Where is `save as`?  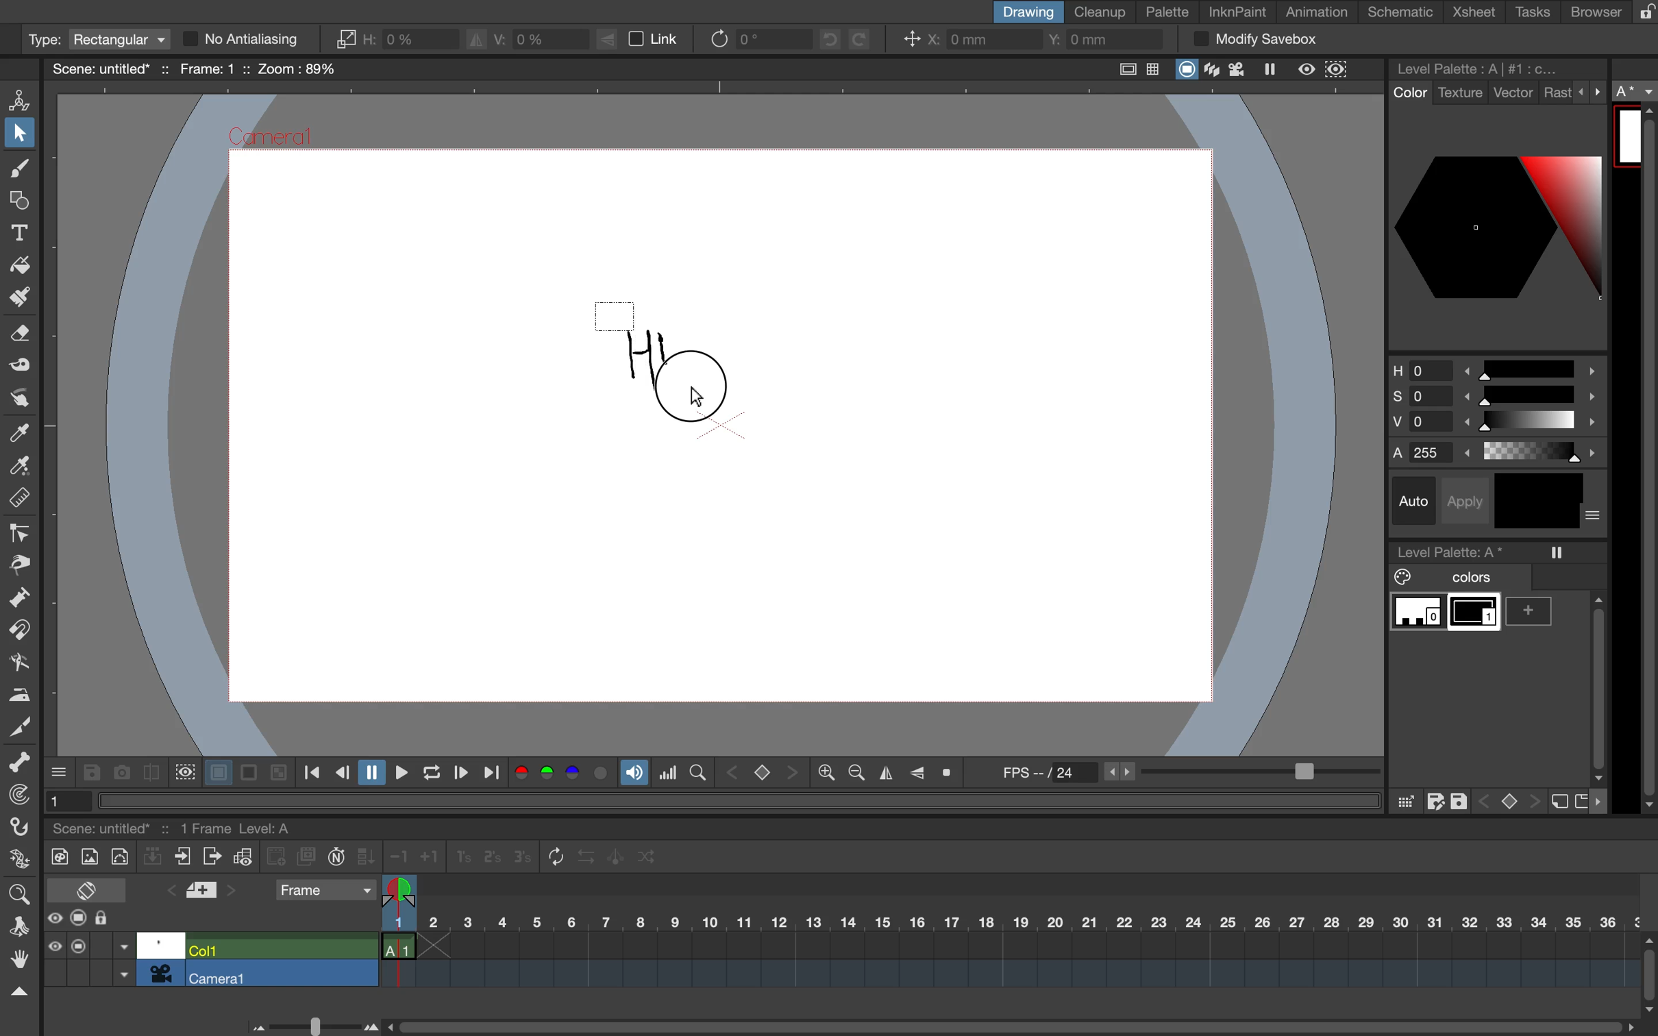 save as is located at coordinates (1435, 802).